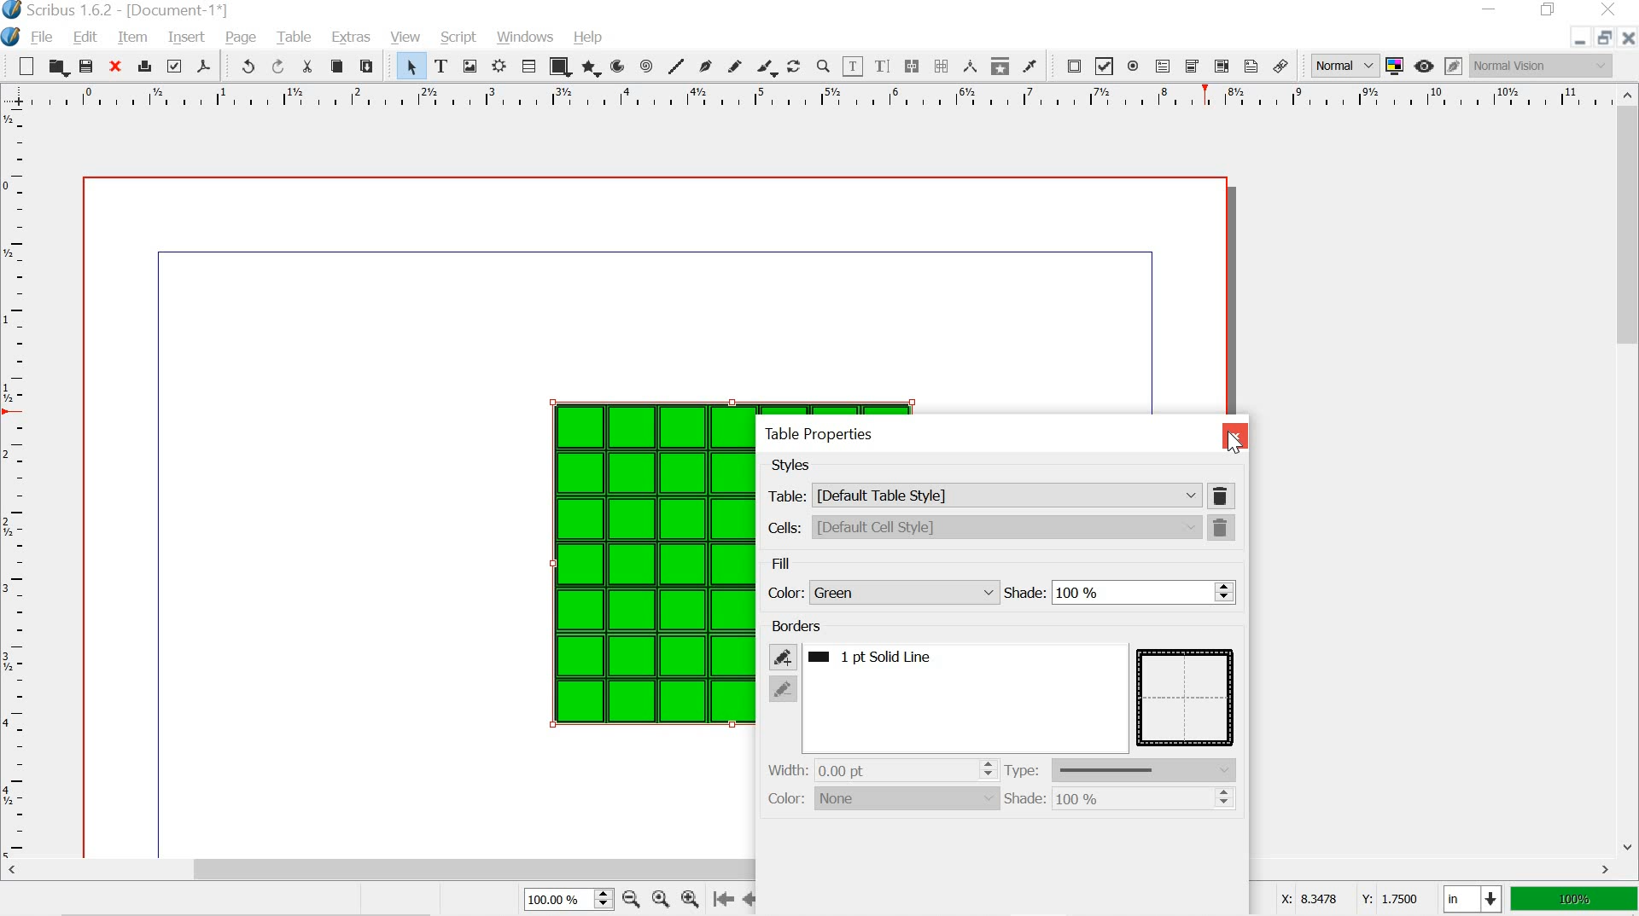 Image resolution: width=1639 pixels, height=916 pixels. I want to click on restore down, so click(1601, 36).